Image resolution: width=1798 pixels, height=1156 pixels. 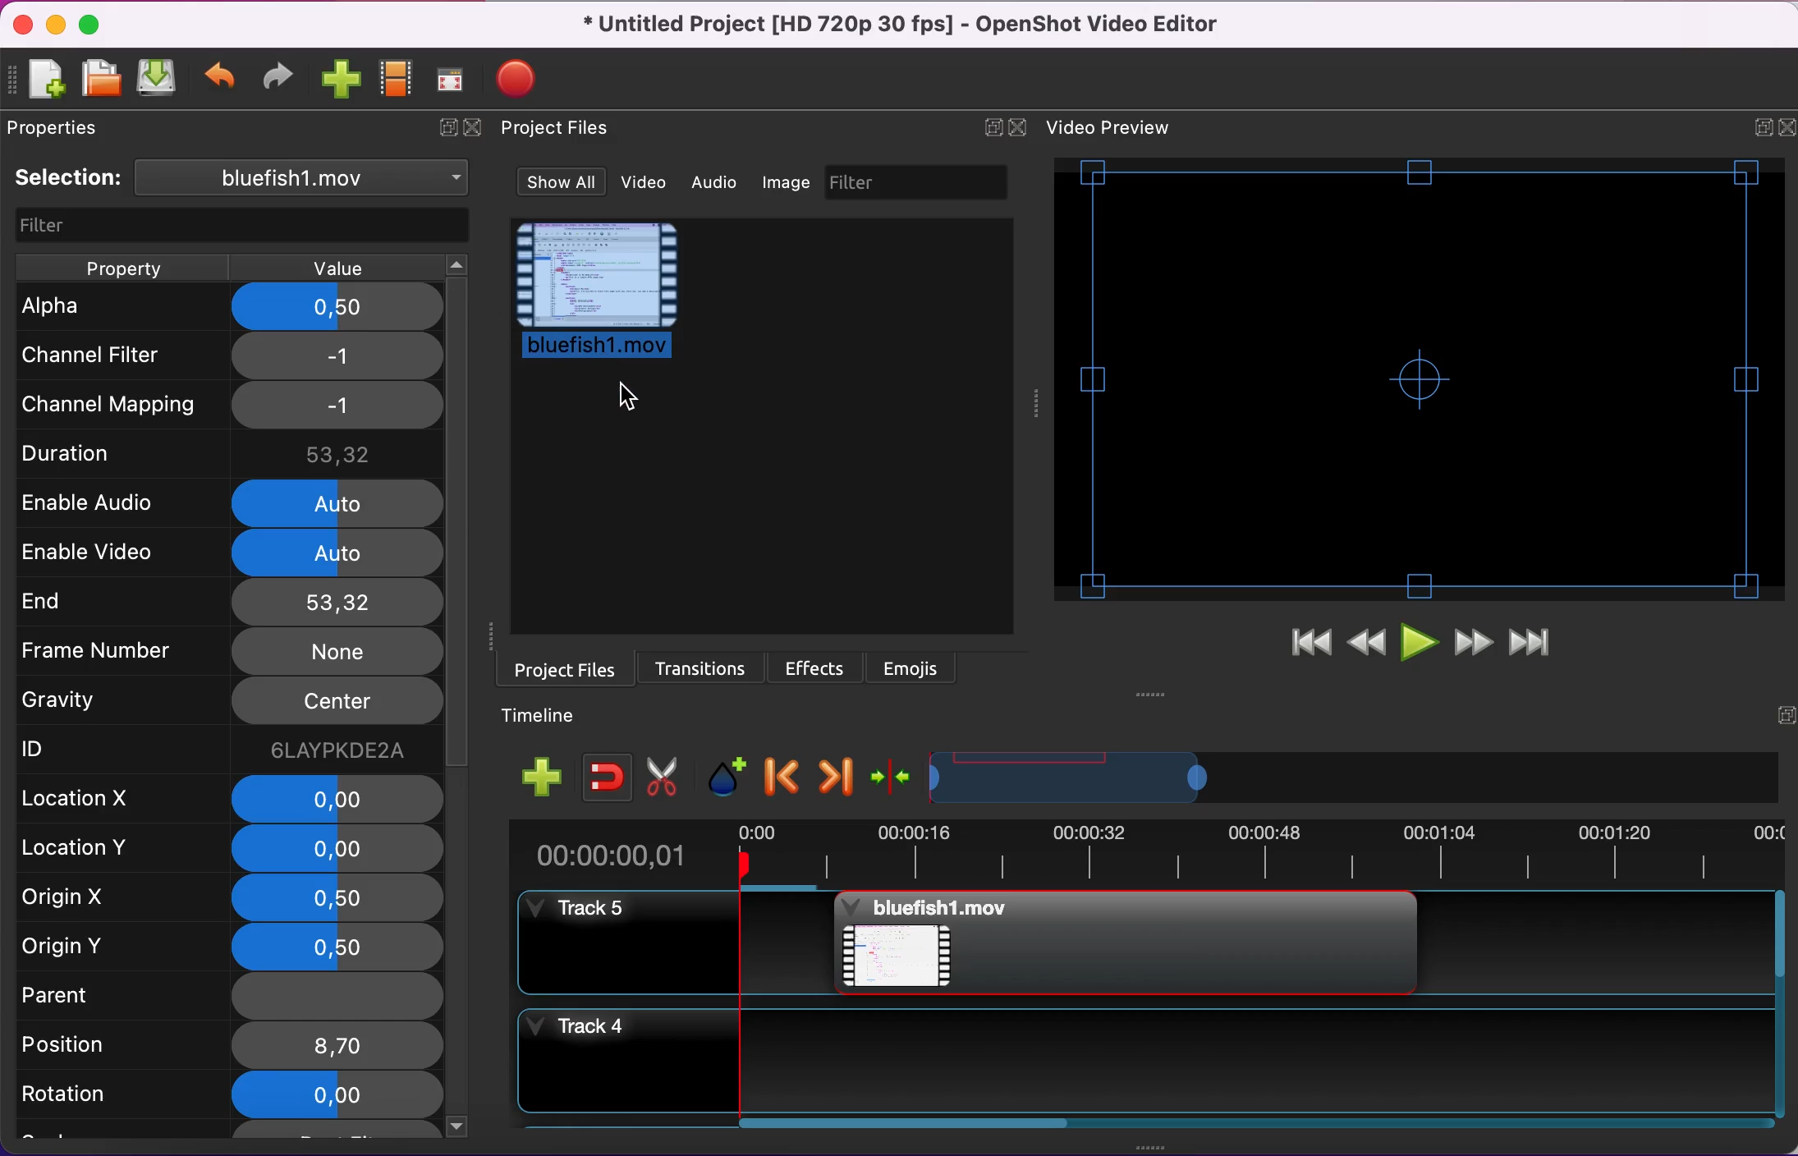 What do you see at coordinates (22, 25) in the screenshot?
I see `close` at bounding box center [22, 25].